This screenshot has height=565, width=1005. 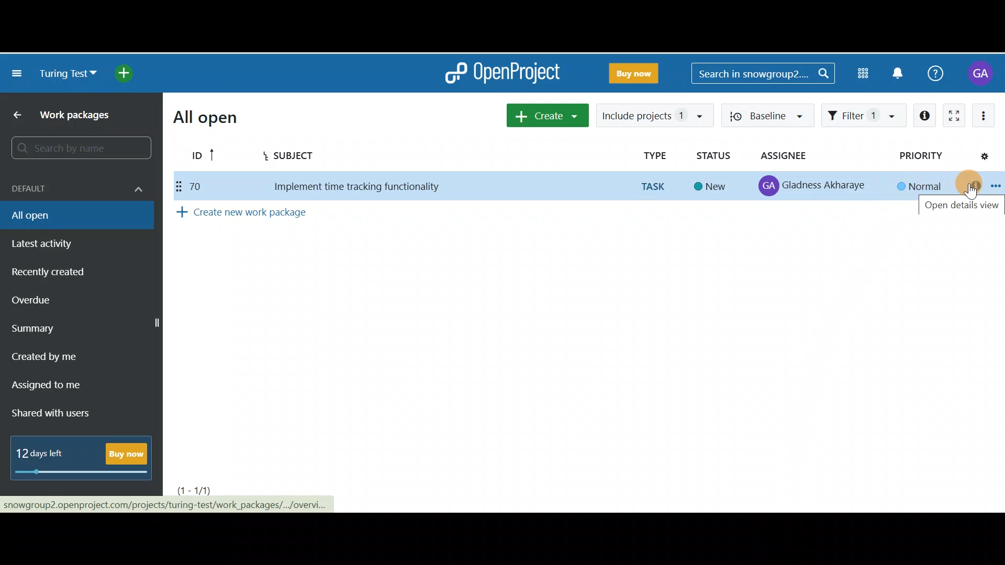 What do you see at coordinates (989, 117) in the screenshot?
I see `More actions` at bounding box center [989, 117].